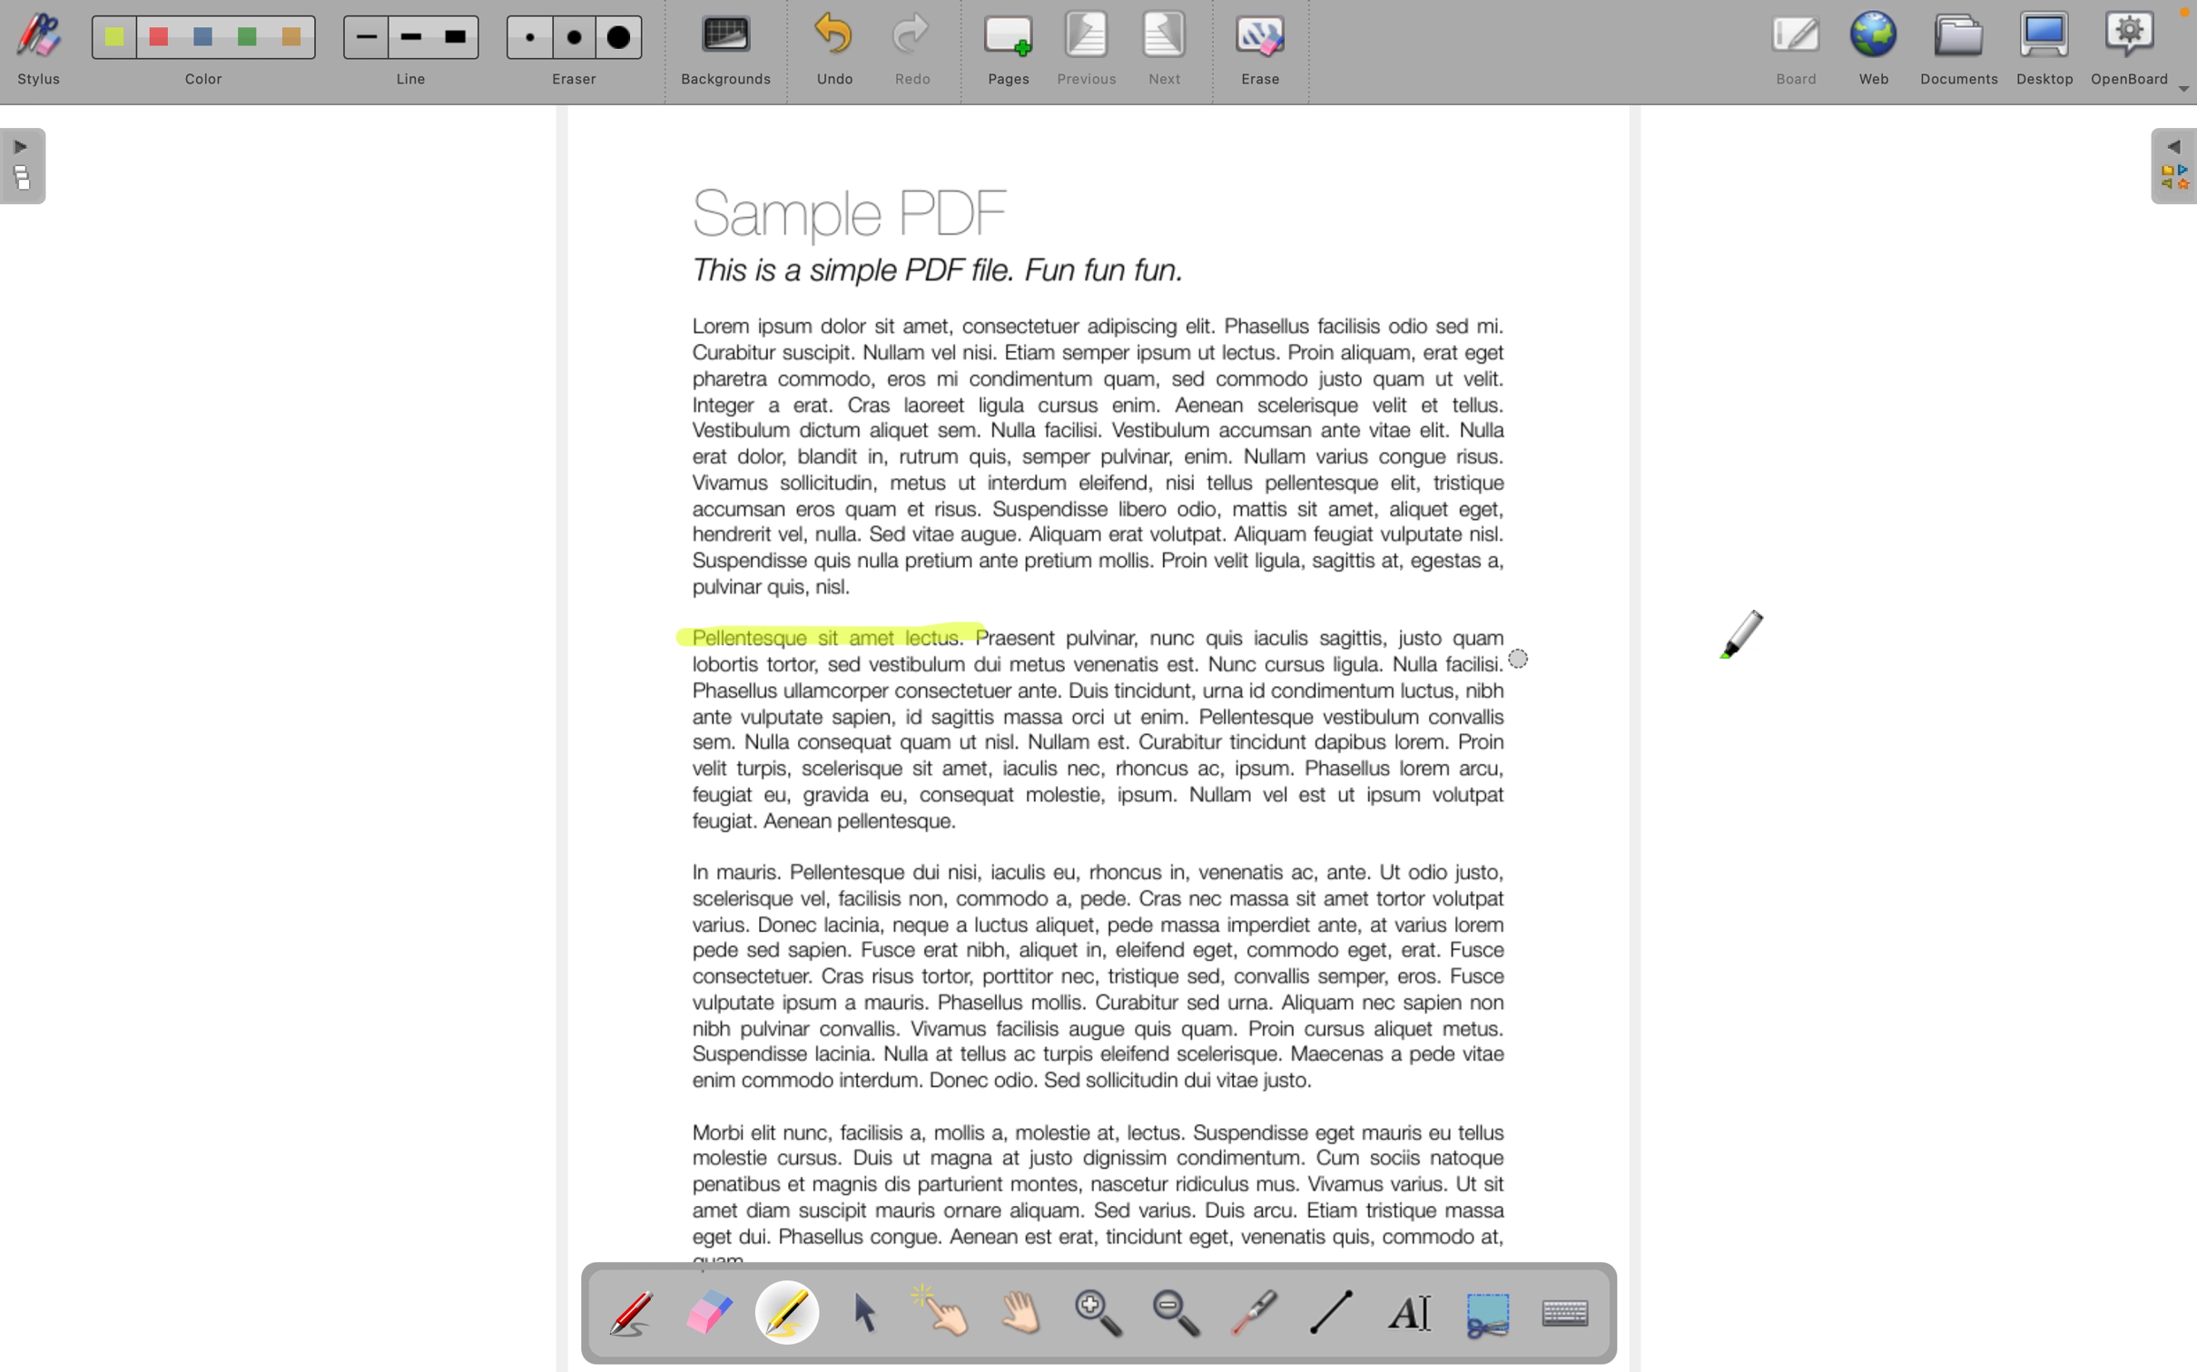  What do you see at coordinates (1797, 46) in the screenshot?
I see `board` at bounding box center [1797, 46].